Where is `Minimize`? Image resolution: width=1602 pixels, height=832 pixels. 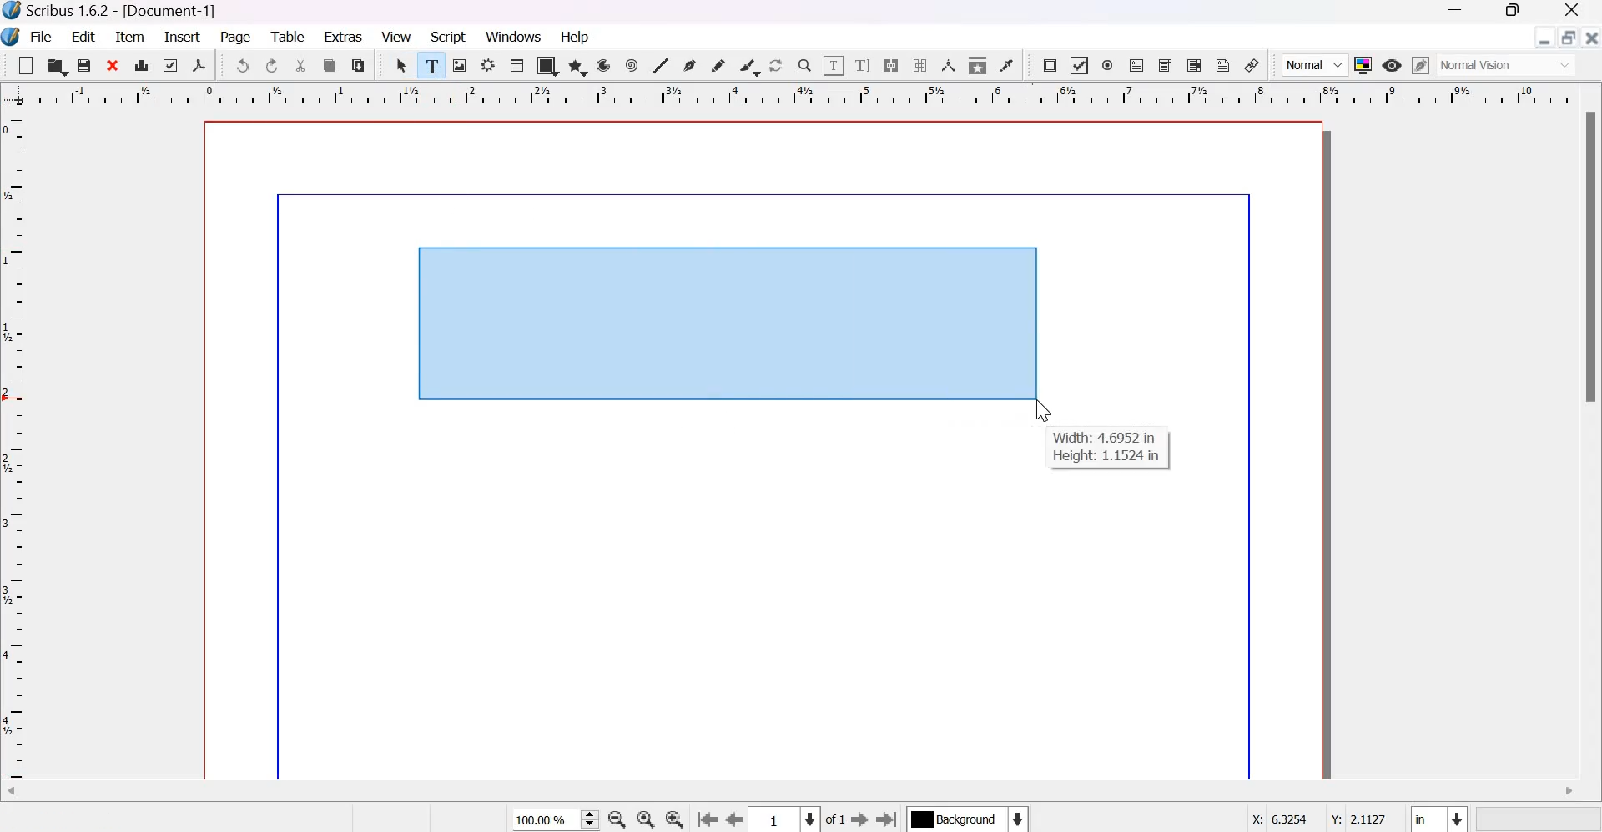 Minimize is located at coordinates (1456, 12).